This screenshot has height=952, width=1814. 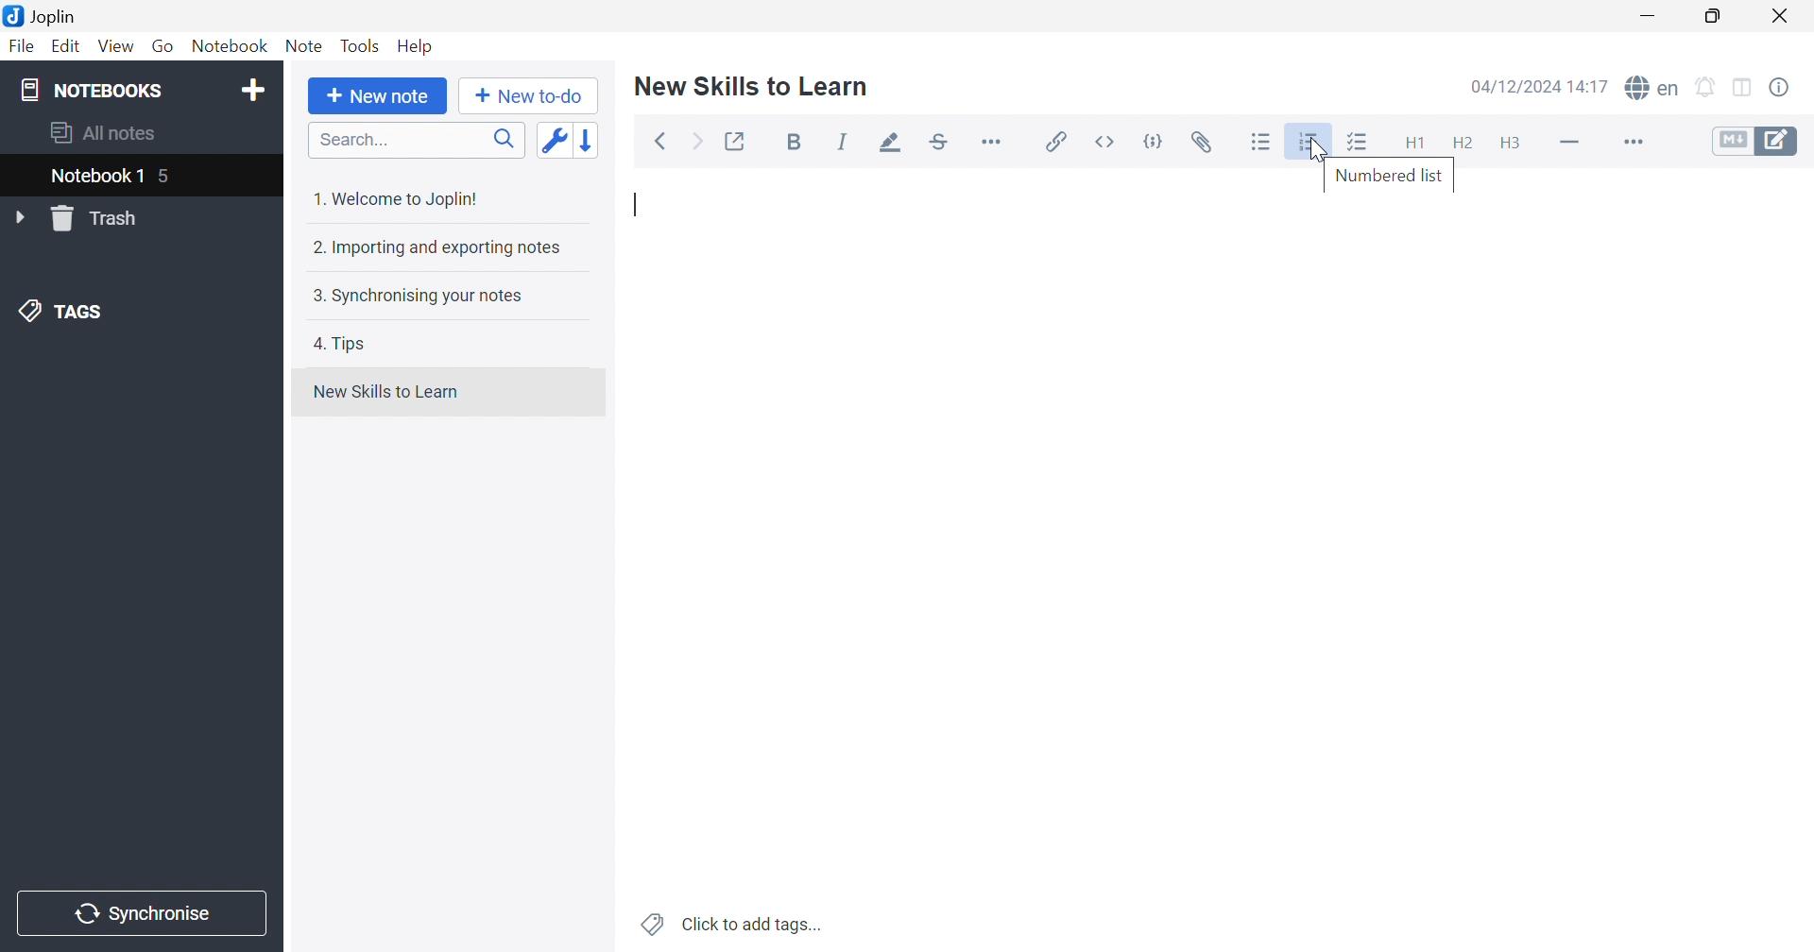 I want to click on New Skills to Learn, so click(x=385, y=392).